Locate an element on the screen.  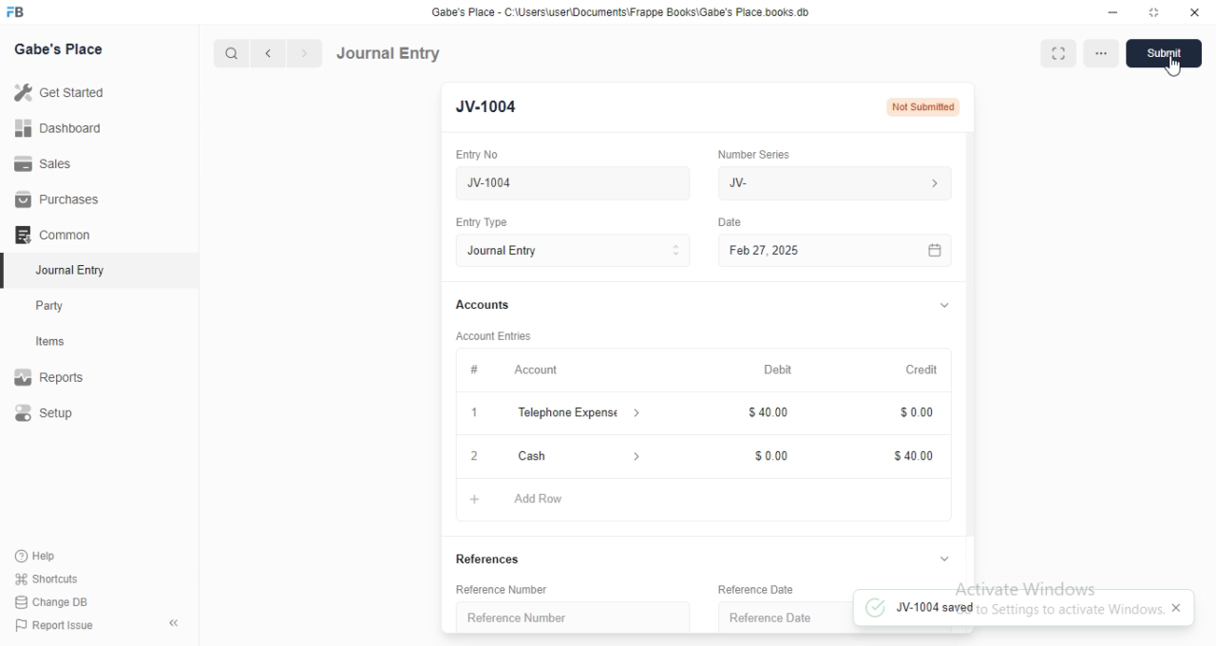
Previous is located at coordinates (269, 54).